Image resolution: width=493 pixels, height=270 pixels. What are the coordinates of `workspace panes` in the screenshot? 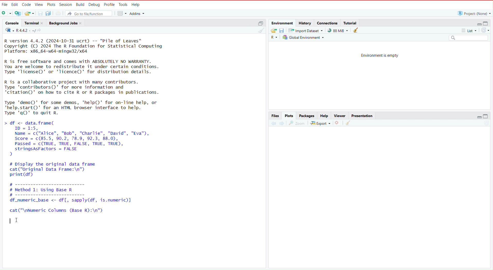 It's located at (122, 13).